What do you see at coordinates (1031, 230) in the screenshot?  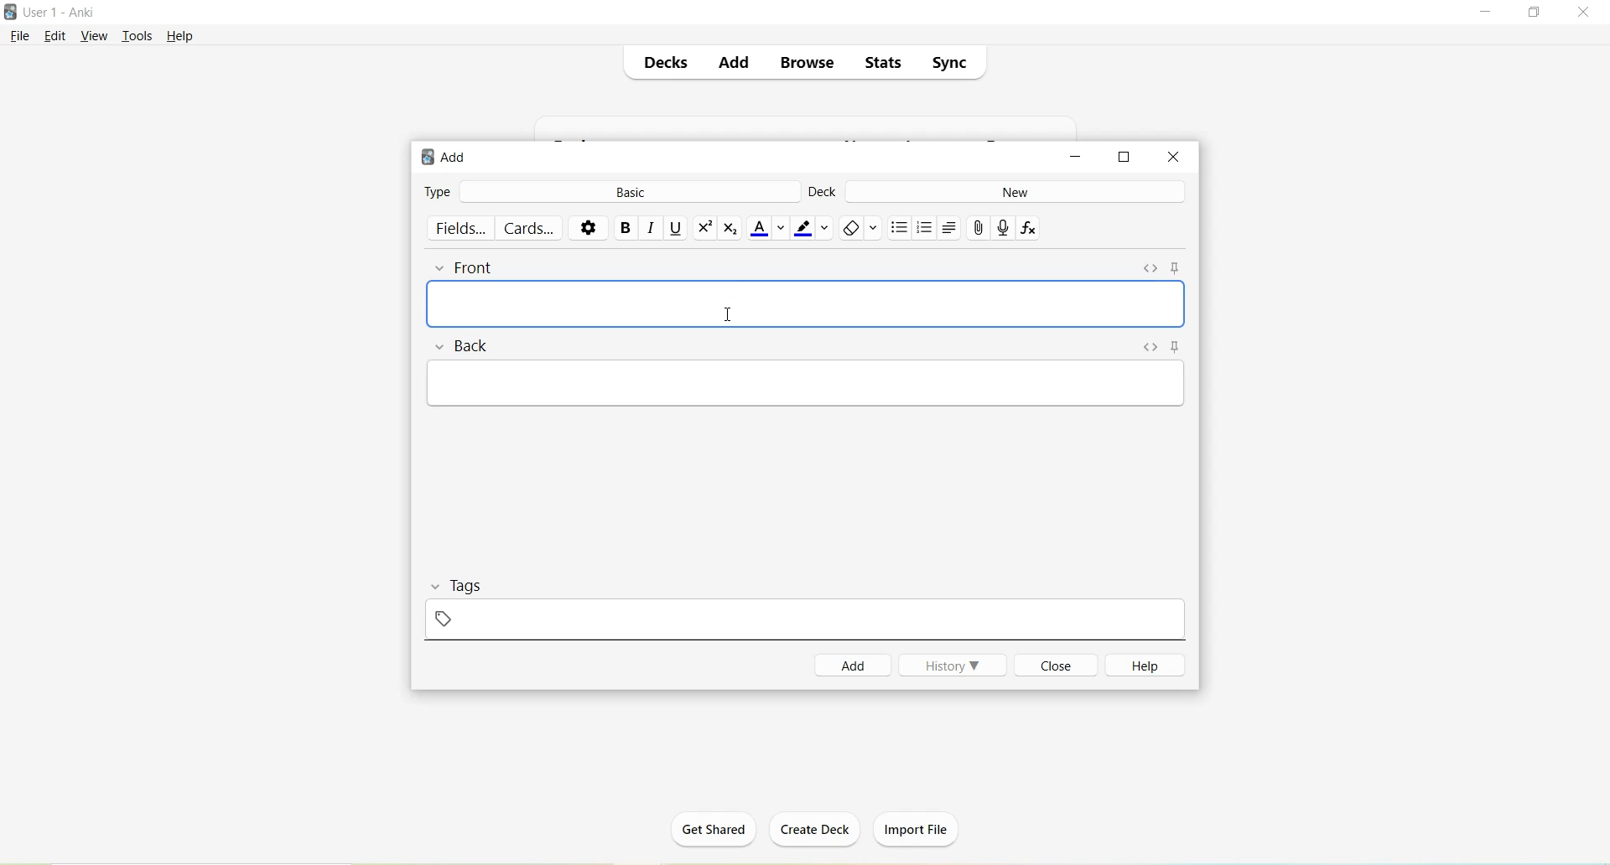 I see `Equations` at bounding box center [1031, 230].